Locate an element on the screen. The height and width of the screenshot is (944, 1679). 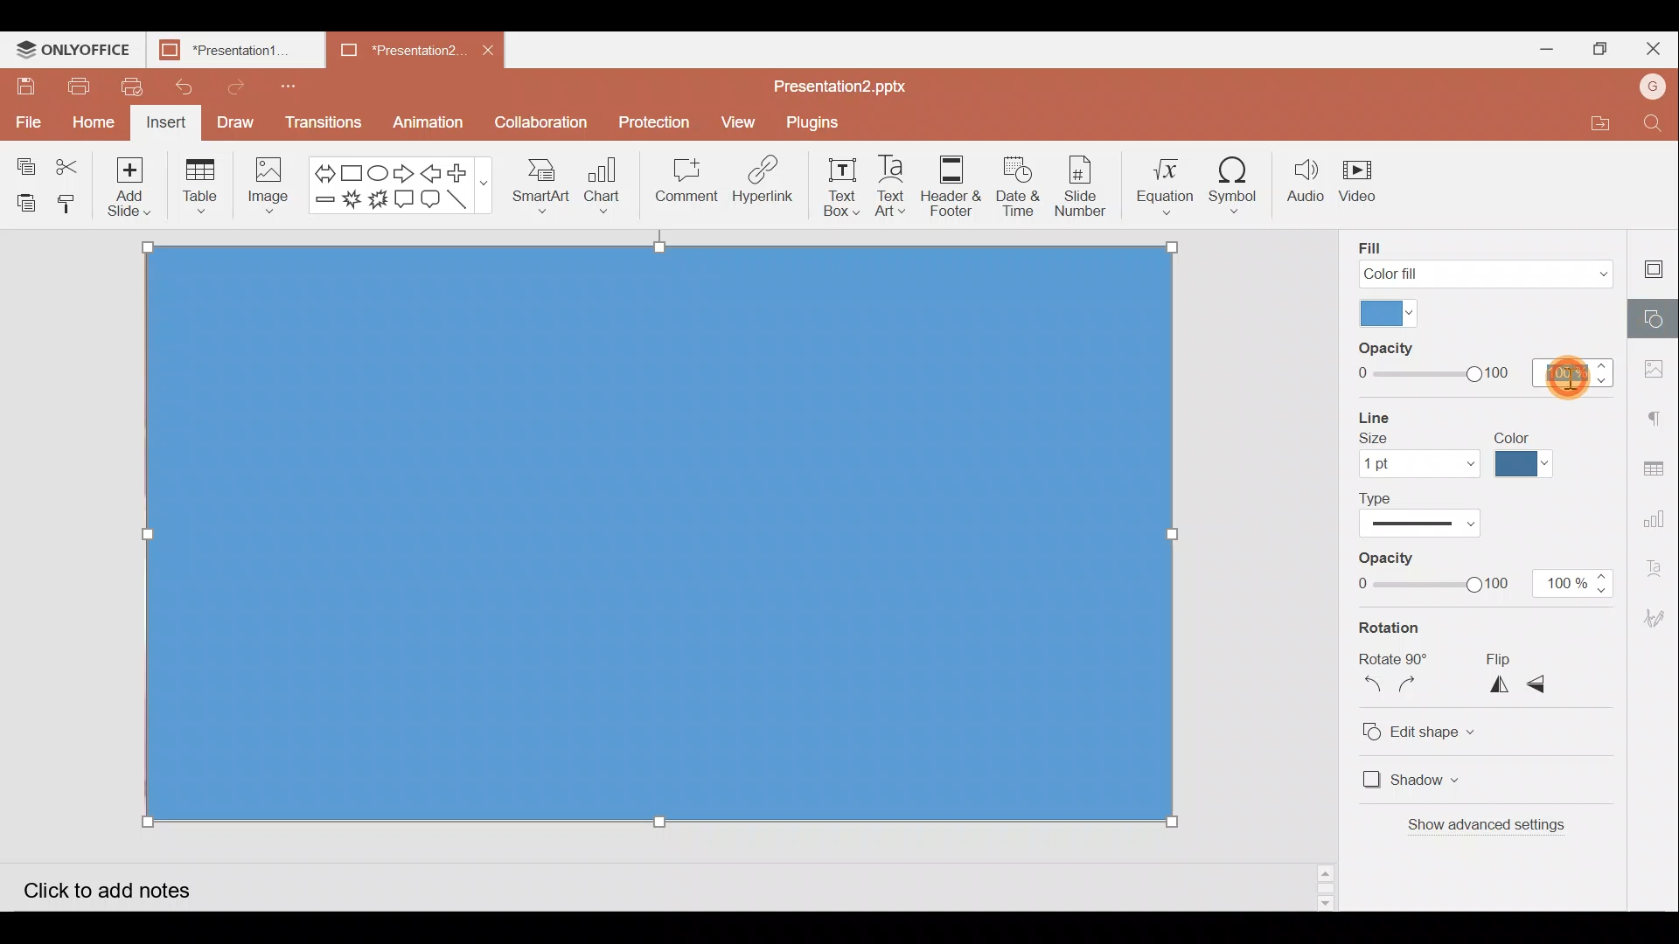
Copy style is located at coordinates (70, 203).